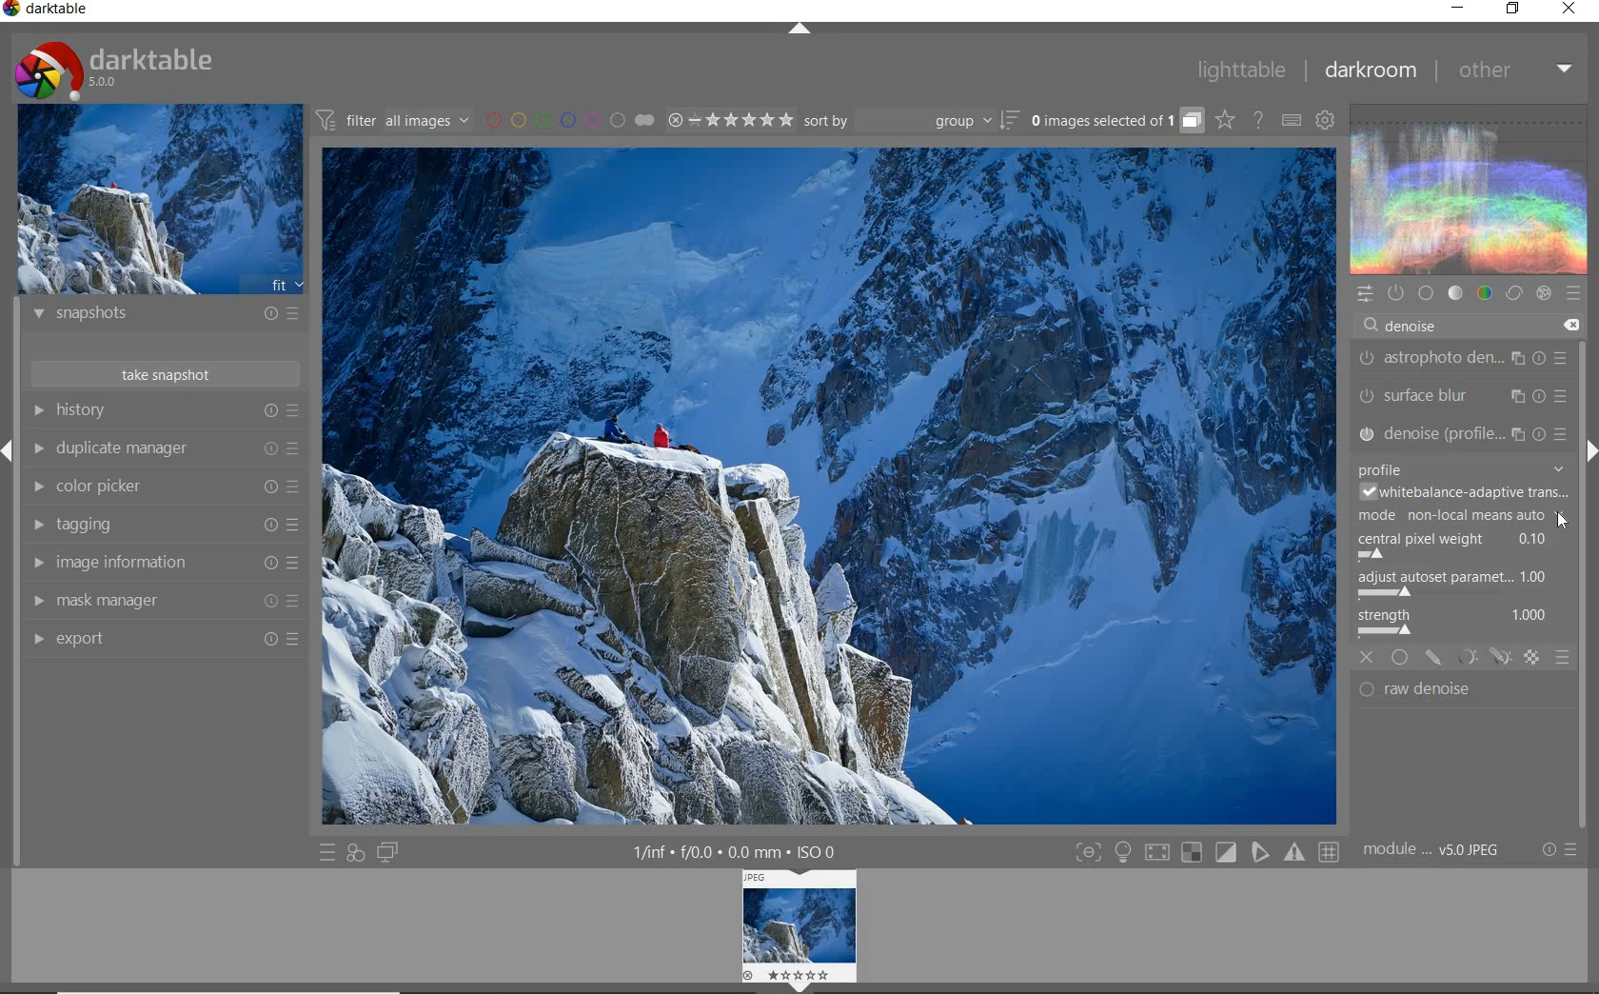 The width and height of the screenshot is (1599, 994). Describe the element at coordinates (1426, 292) in the screenshot. I see `base` at that location.